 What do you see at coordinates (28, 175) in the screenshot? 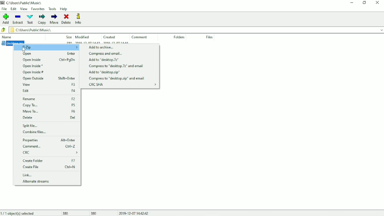
I see `Link` at bounding box center [28, 175].